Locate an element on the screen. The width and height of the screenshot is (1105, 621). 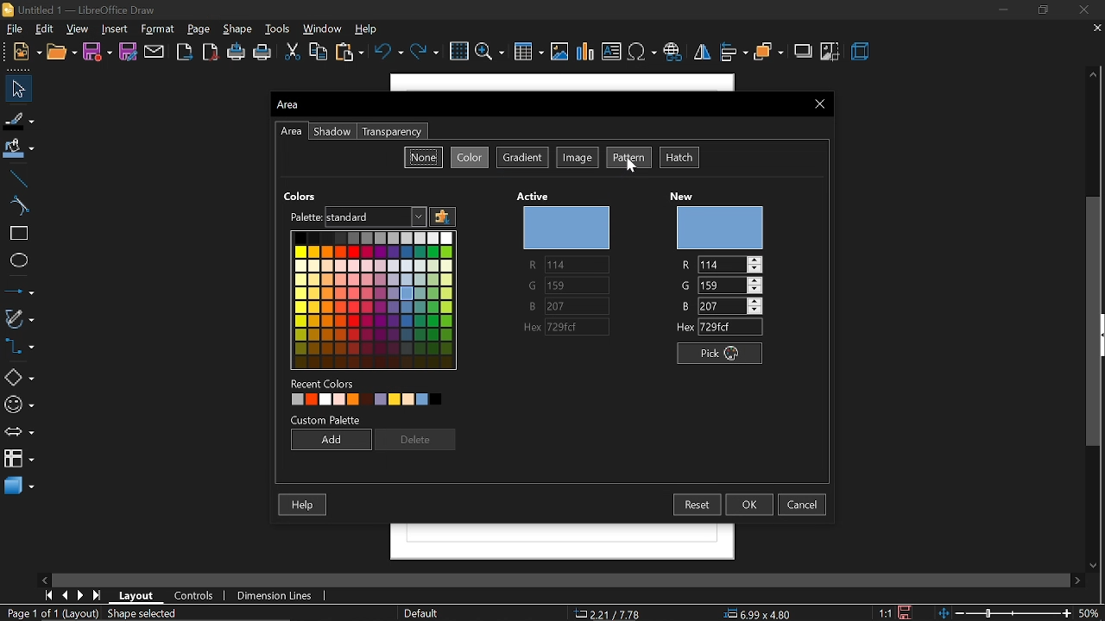
fill color is located at coordinates (19, 148).